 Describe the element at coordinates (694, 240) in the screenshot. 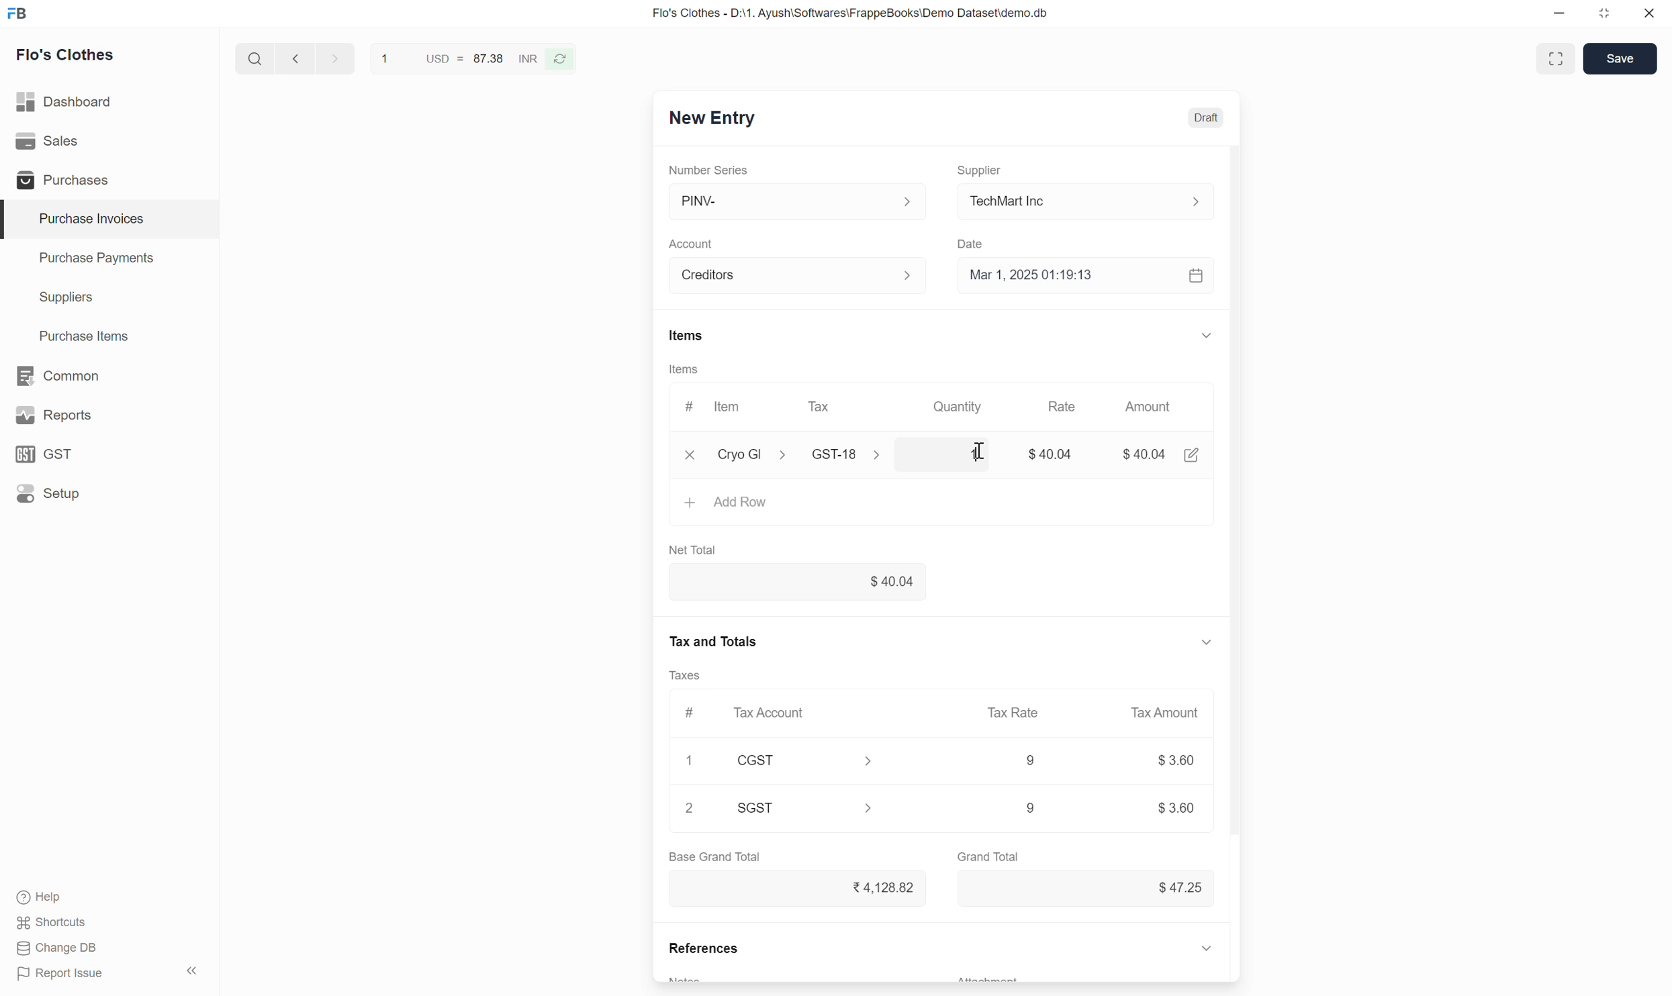

I see `Account` at that location.